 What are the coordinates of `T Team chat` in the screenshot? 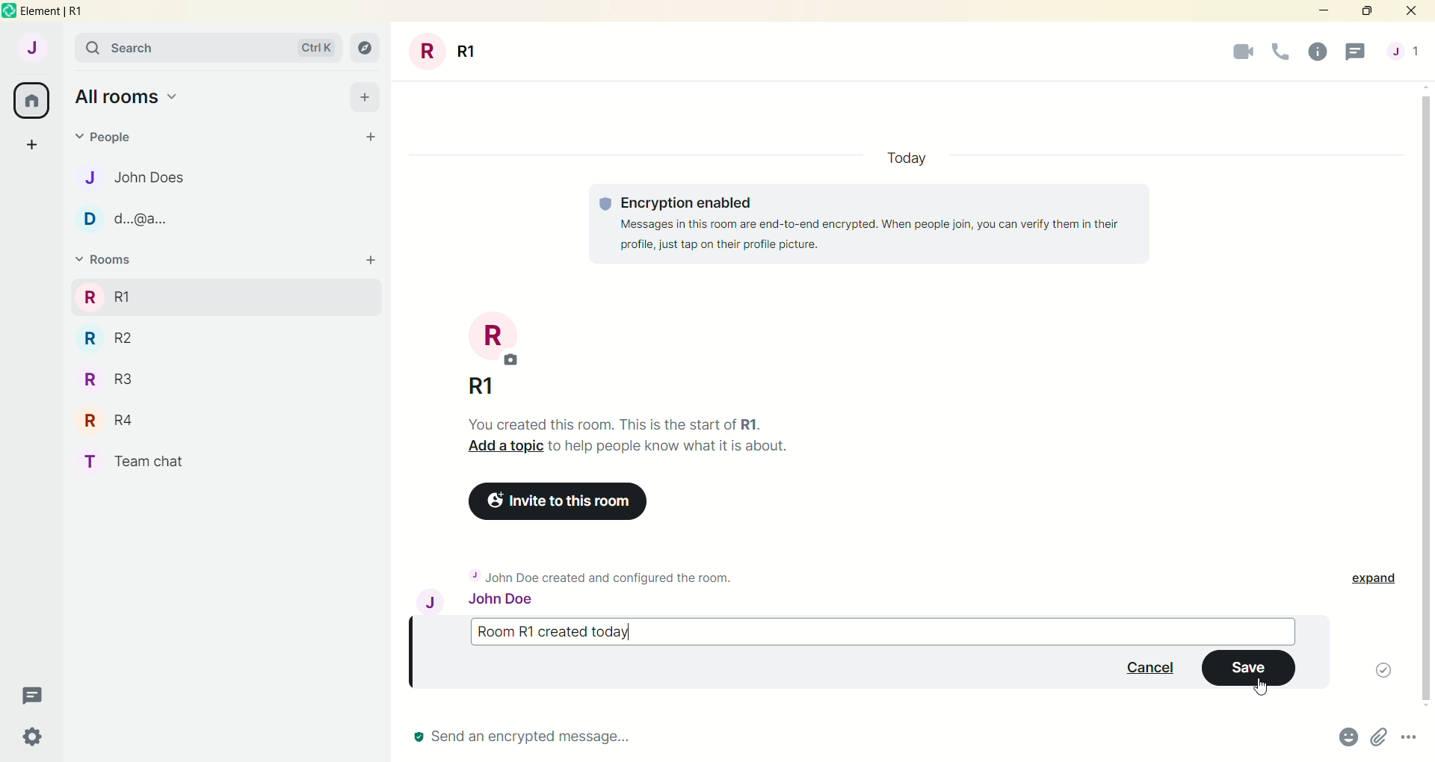 It's located at (137, 458).